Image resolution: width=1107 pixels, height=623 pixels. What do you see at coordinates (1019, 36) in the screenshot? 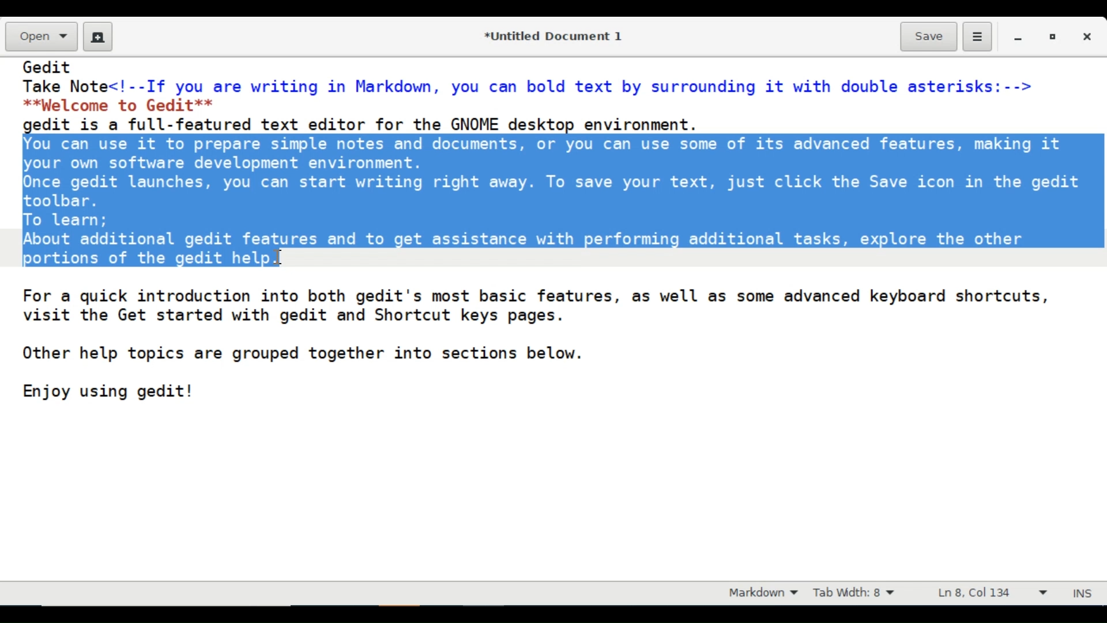
I see `minimize` at bounding box center [1019, 36].